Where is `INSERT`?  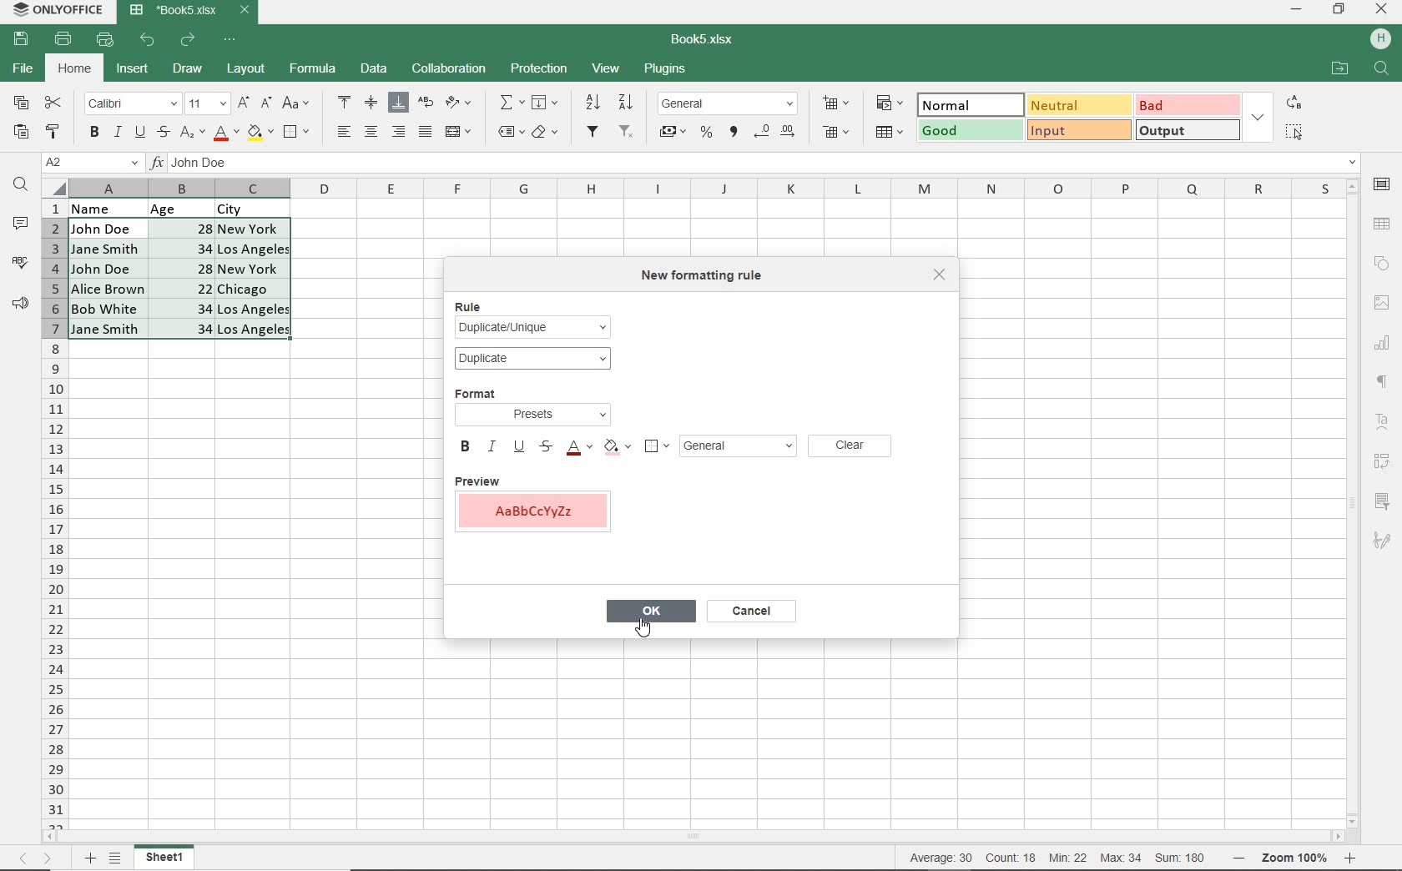
INSERT is located at coordinates (133, 71).